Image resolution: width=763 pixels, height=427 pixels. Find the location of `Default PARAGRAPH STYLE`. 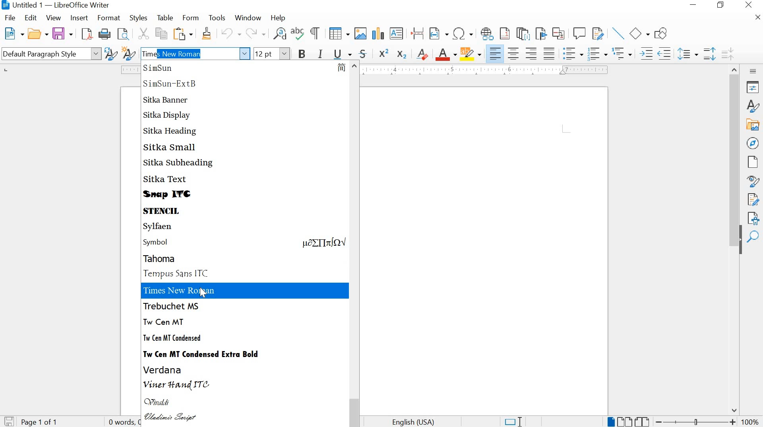

Default PARAGRAPH STYLE is located at coordinates (50, 54).